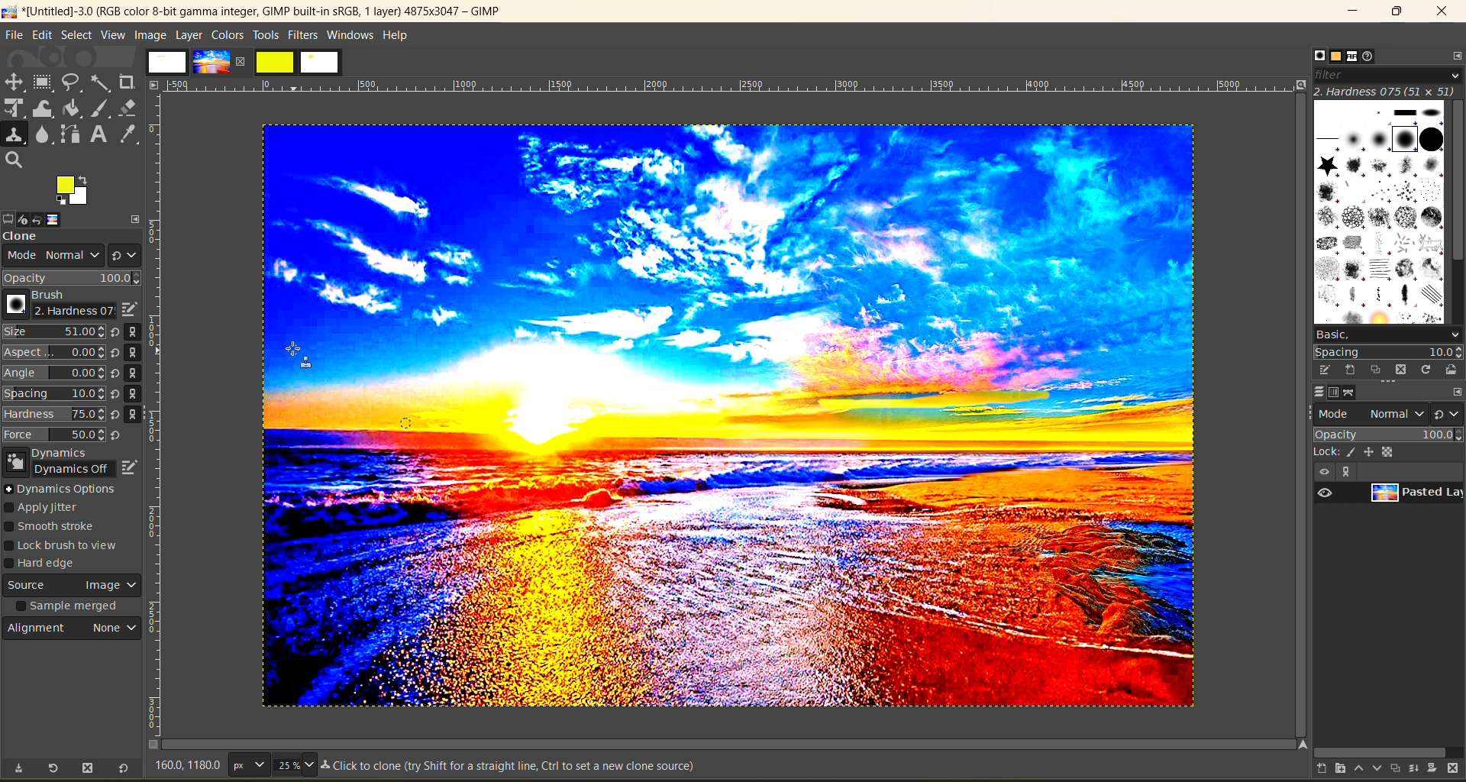 The width and height of the screenshot is (1466, 782). Describe the element at coordinates (55, 305) in the screenshot. I see `brush` at that location.